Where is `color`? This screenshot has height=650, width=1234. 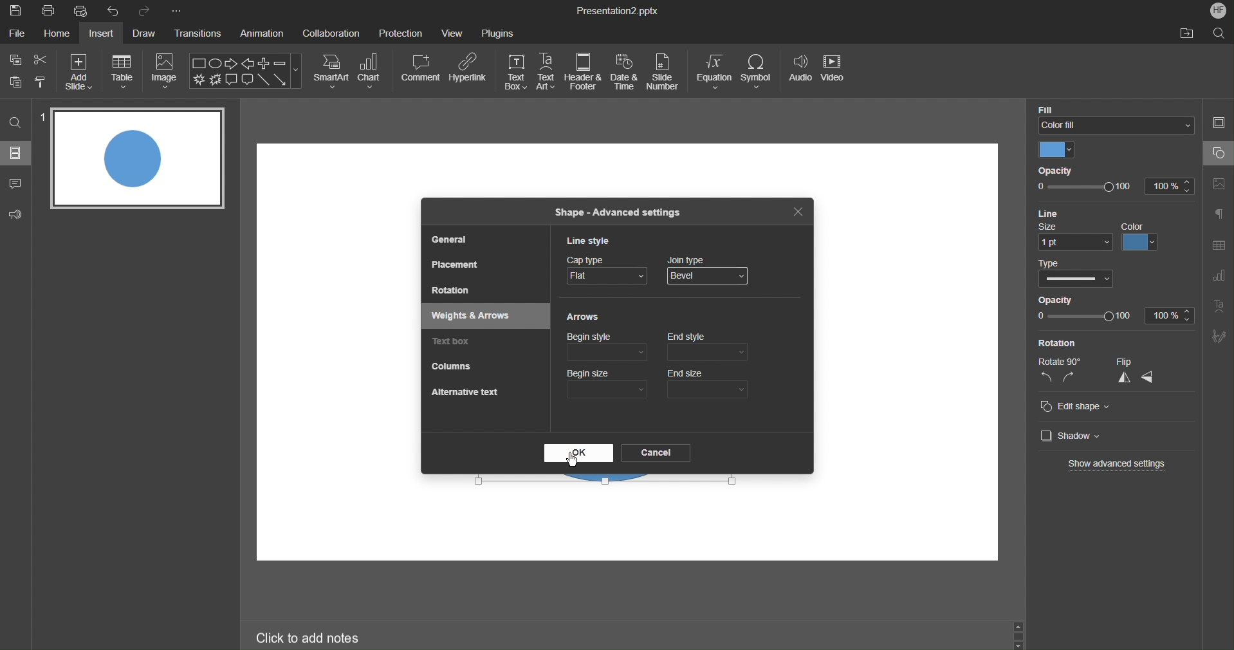 color is located at coordinates (1142, 237).